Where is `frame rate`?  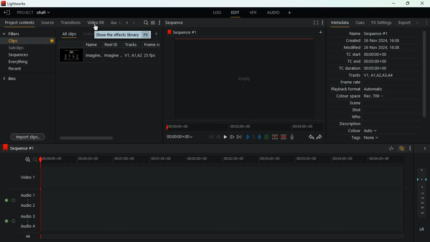 frame rate is located at coordinates (154, 52).